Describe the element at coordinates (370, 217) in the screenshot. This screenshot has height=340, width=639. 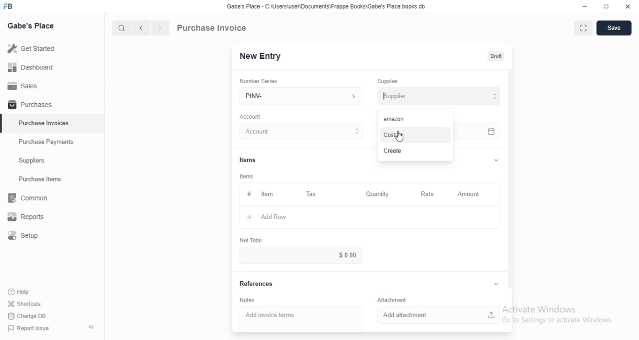
I see `Add Row` at that location.